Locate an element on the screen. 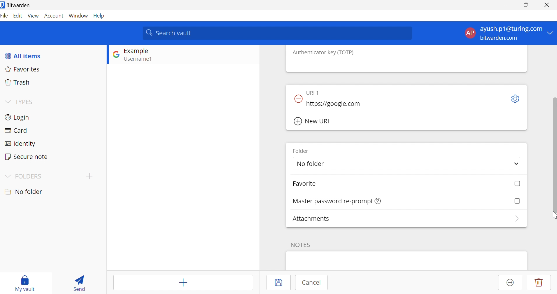 This screenshot has width=557, height=294. Cursor is located at coordinates (553, 216).